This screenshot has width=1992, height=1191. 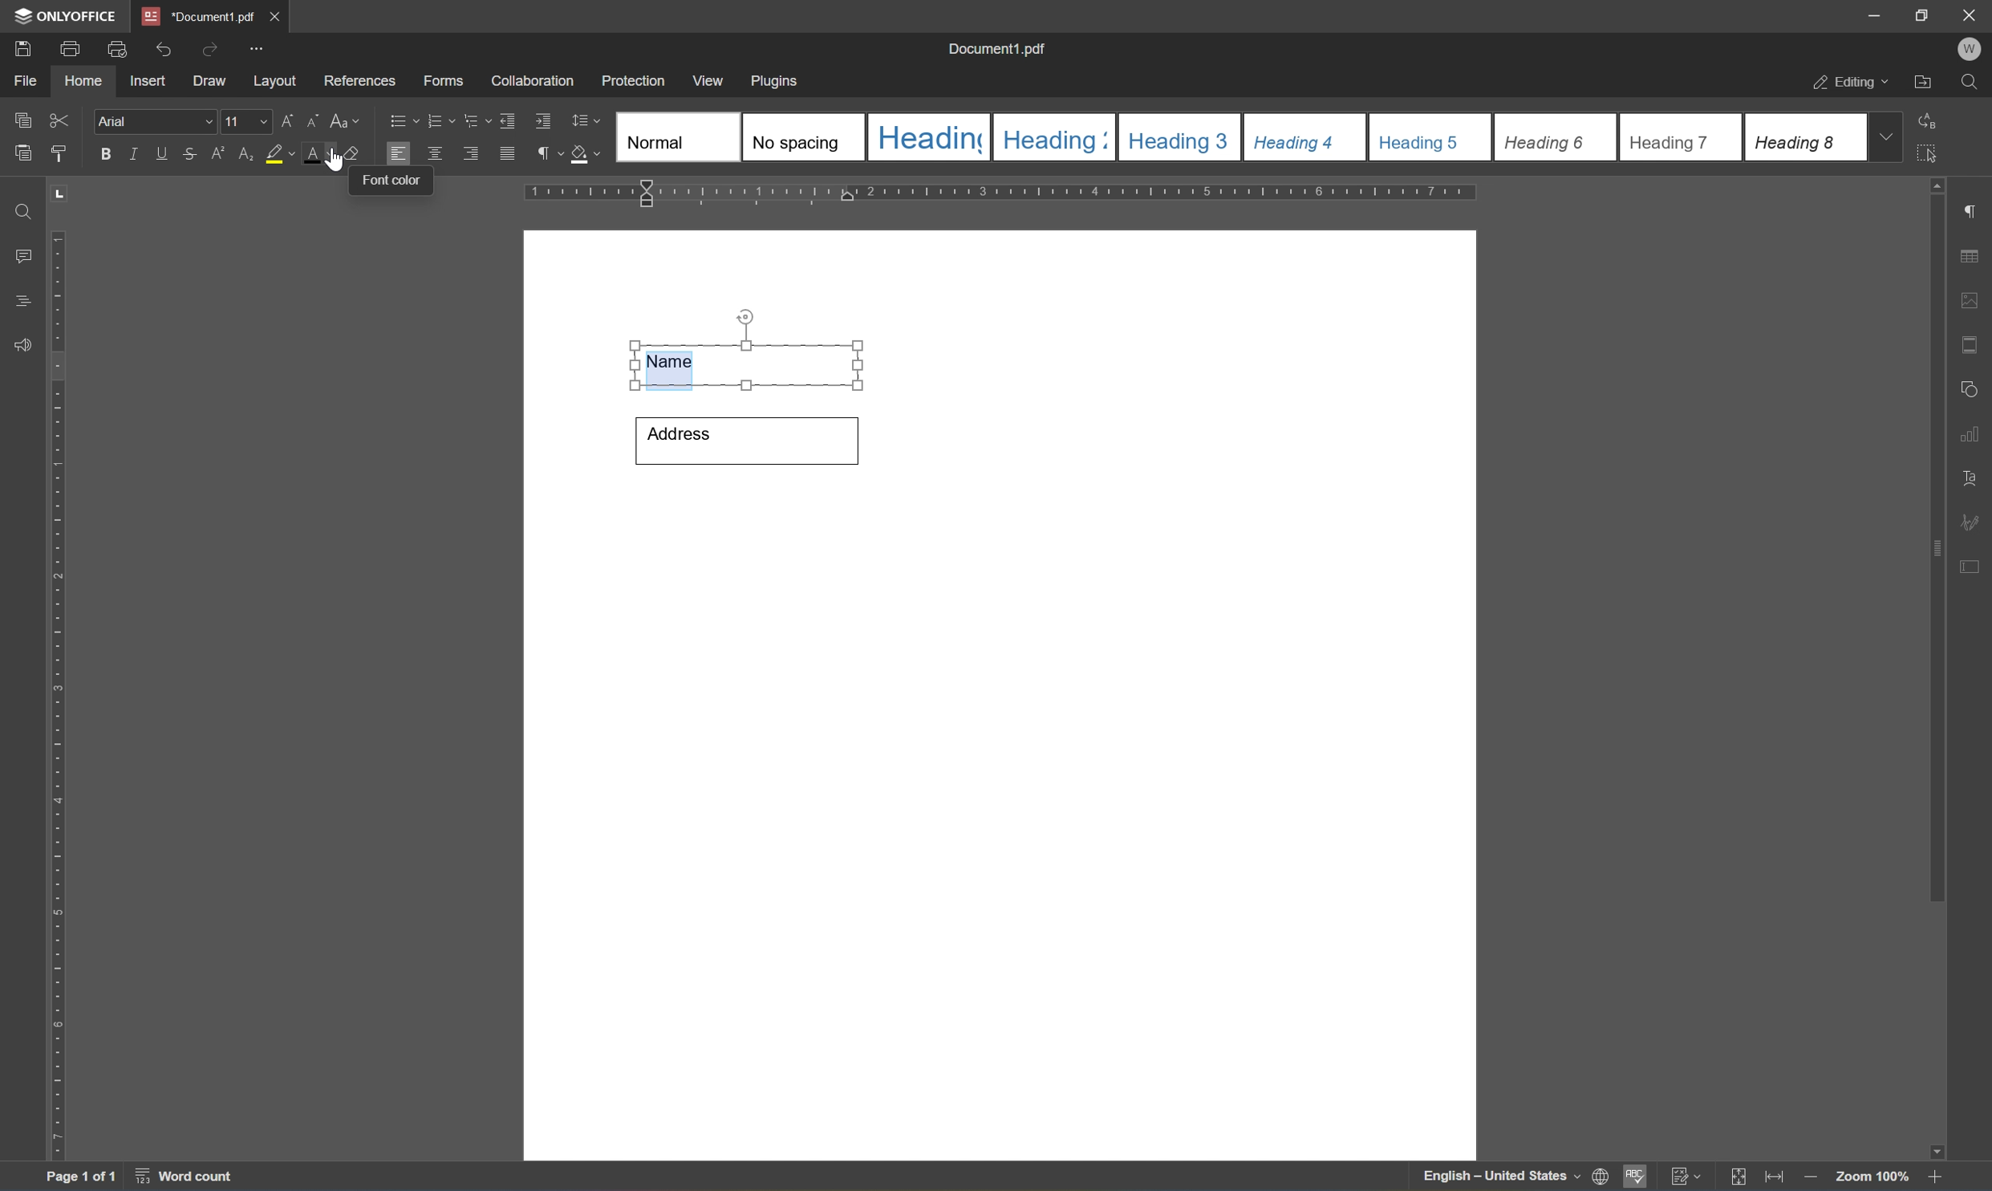 I want to click on find, so click(x=1970, y=83).